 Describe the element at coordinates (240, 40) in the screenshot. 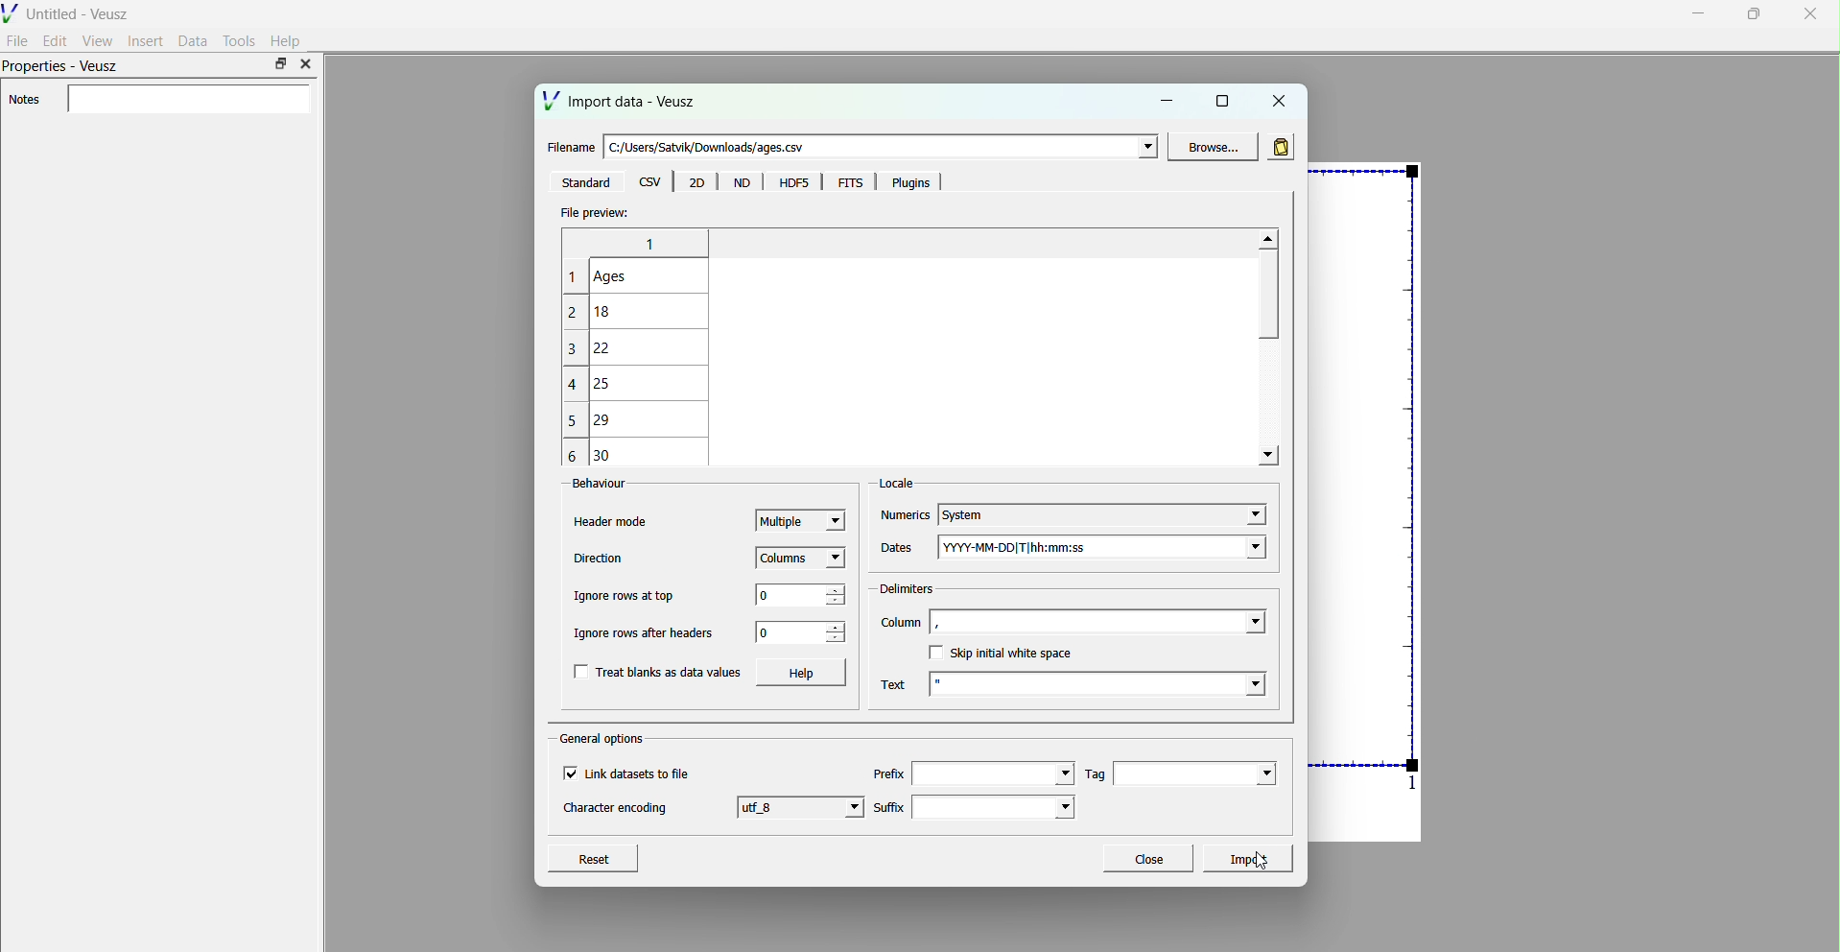

I see `Tools` at that location.